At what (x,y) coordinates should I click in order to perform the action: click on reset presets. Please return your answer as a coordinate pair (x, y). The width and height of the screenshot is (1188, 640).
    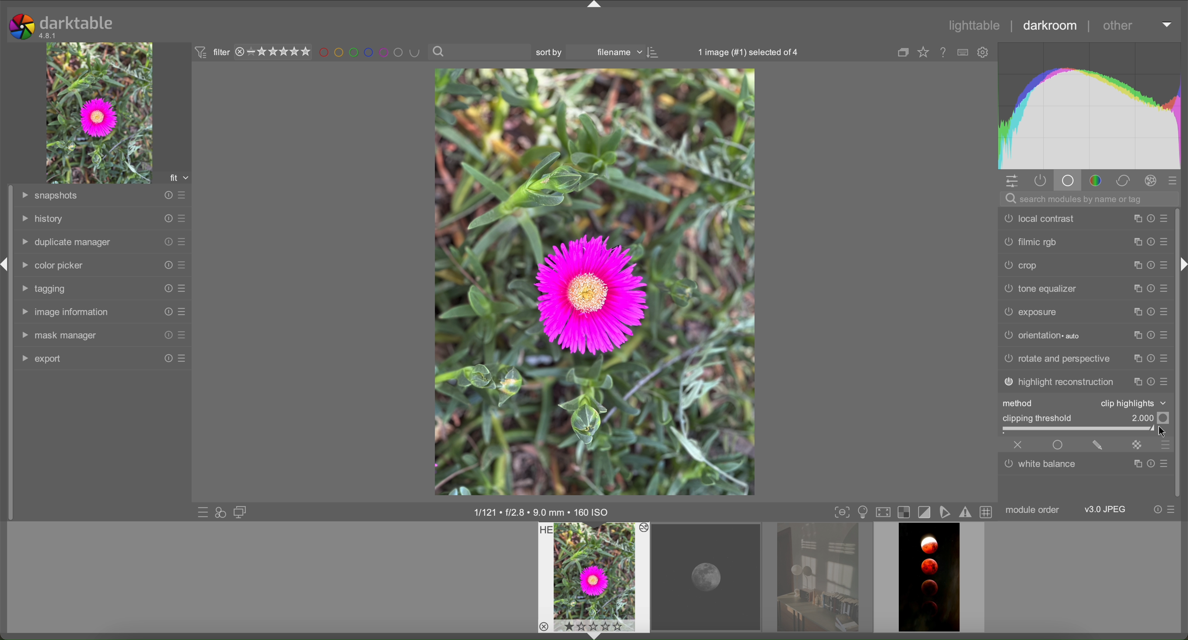
    Looking at the image, I should click on (1149, 464).